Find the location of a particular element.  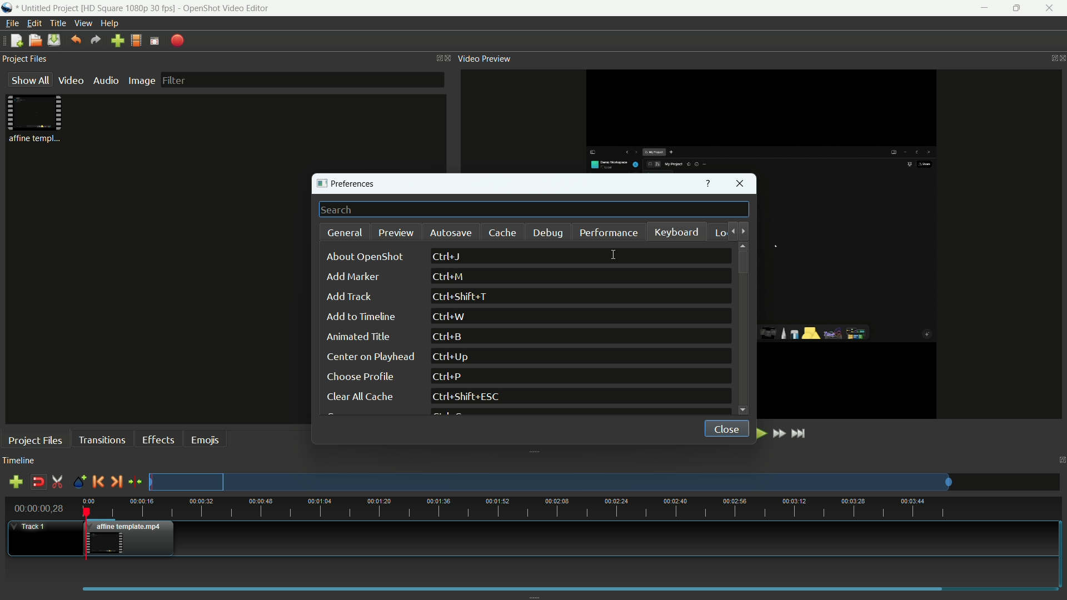

debug is located at coordinates (550, 233).